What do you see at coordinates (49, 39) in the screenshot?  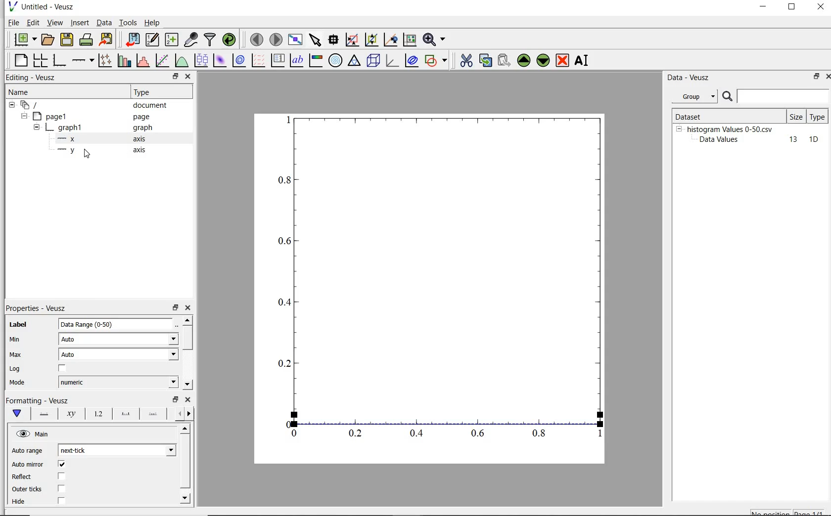 I see `open` at bounding box center [49, 39].